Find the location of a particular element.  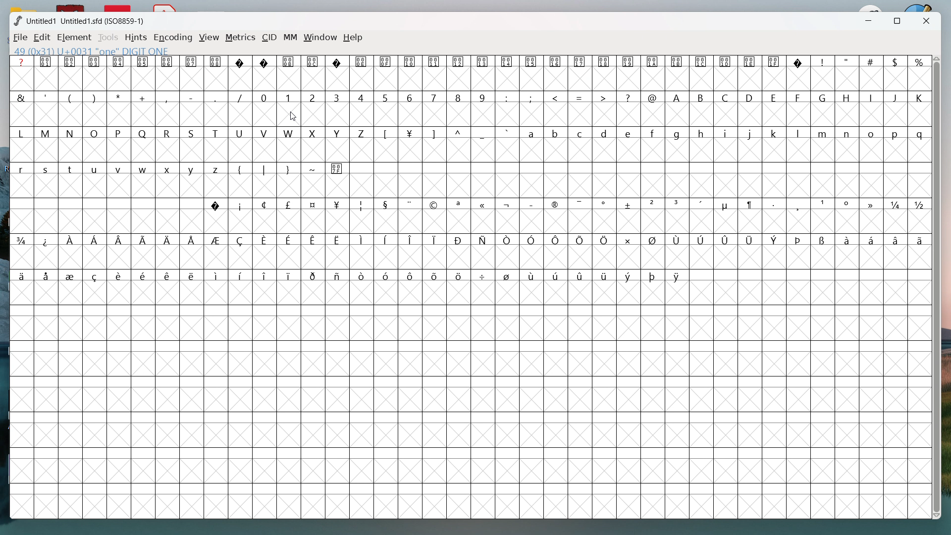

* is located at coordinates (120, 97).